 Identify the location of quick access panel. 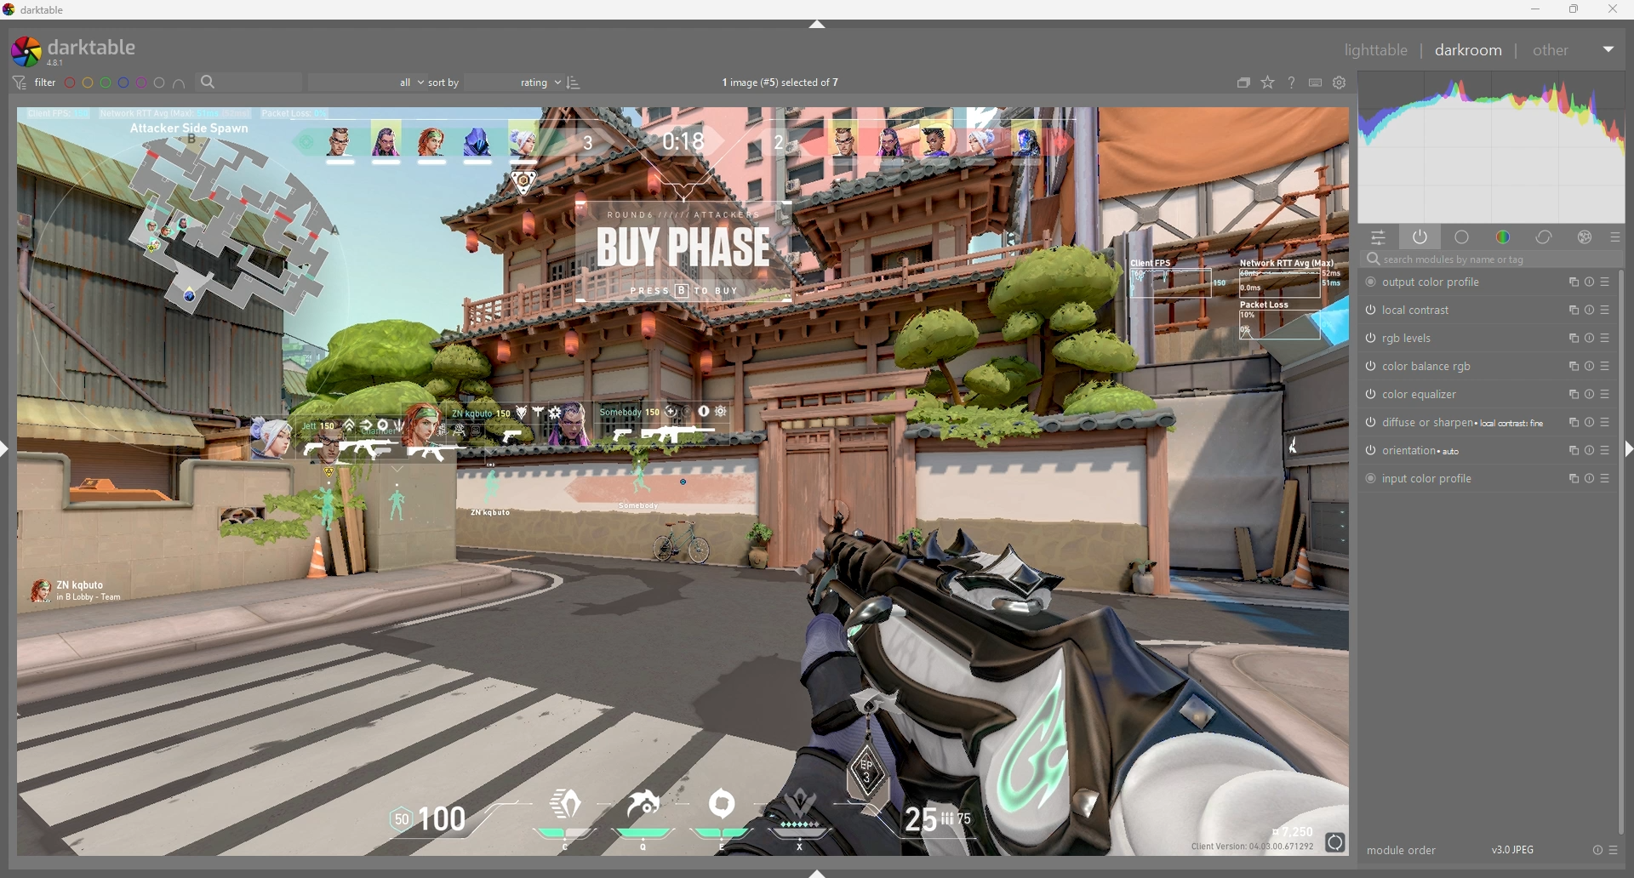
(1380, 237).